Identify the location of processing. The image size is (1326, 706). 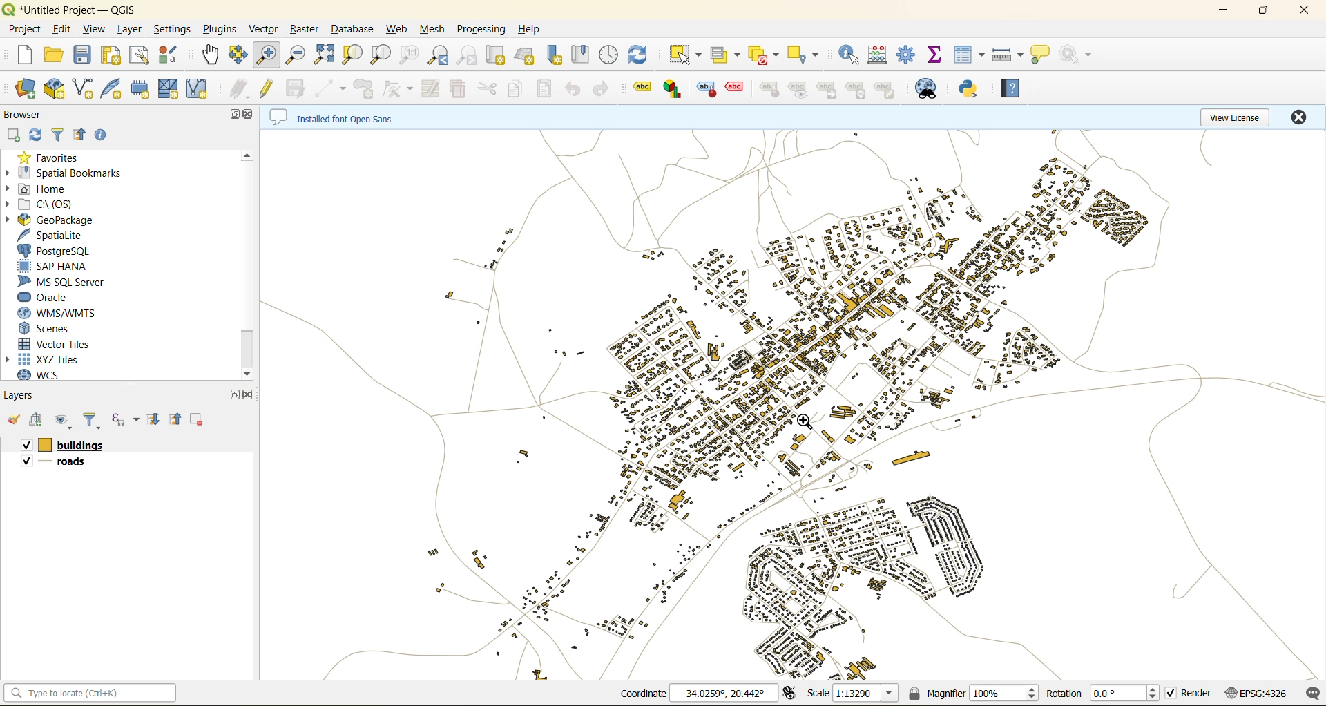
(483, 29).